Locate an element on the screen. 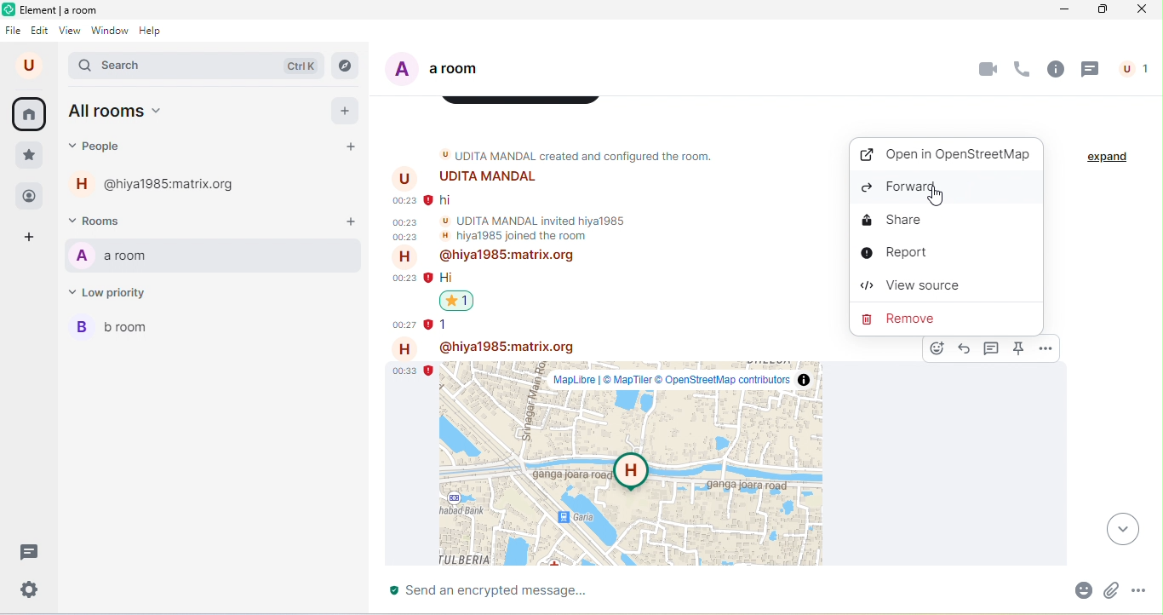 The image size is (1163, 615). Udita Mandal invited hiya1985 is located at coordinates (534, 221).